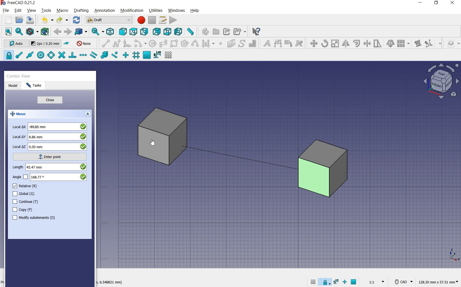 This screenshot has width=461, height=287. What do you see at coordinates (278, 43) in the screenshot?
I see `dimension` at bounding box center [278, 43].